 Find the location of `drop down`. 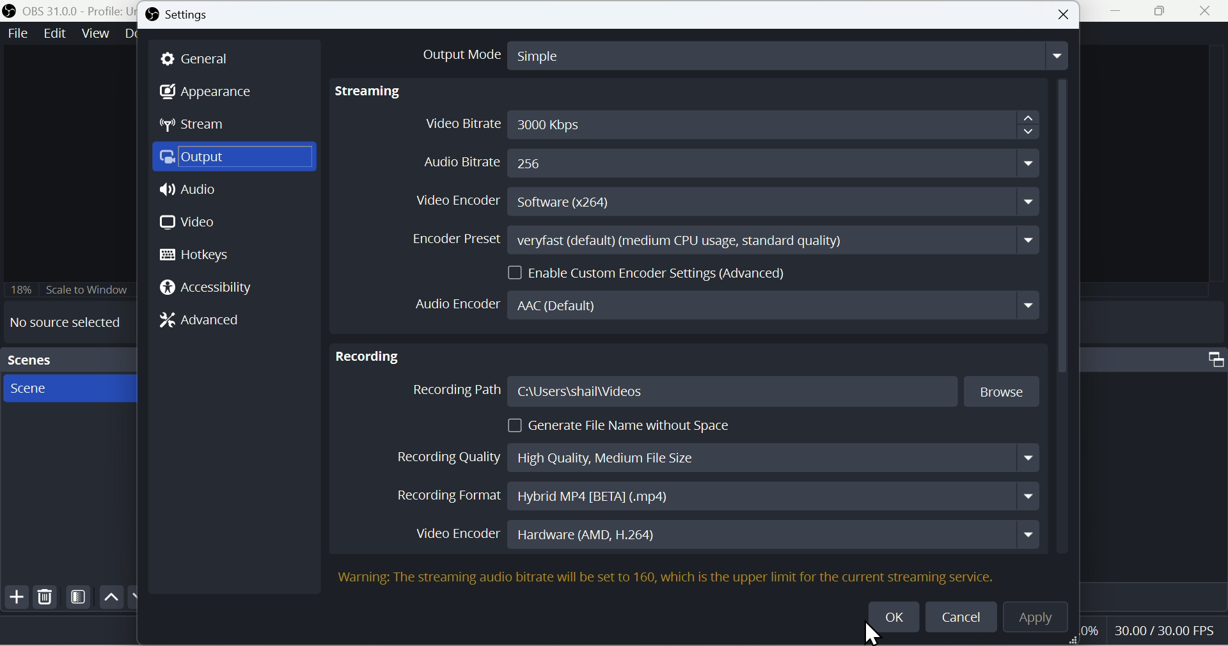

drop down is located at coordinates (1027, 163).